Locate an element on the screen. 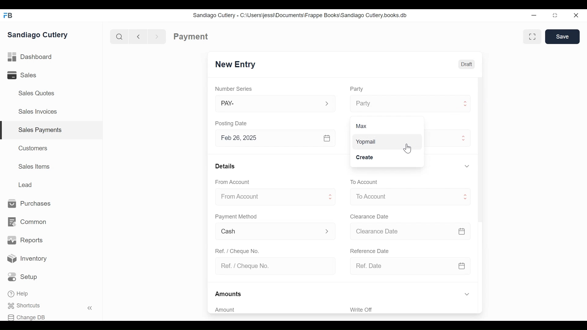 The height and width of the screenshot is (330, 587). Frappe Books is located at coordinates (9, 15).